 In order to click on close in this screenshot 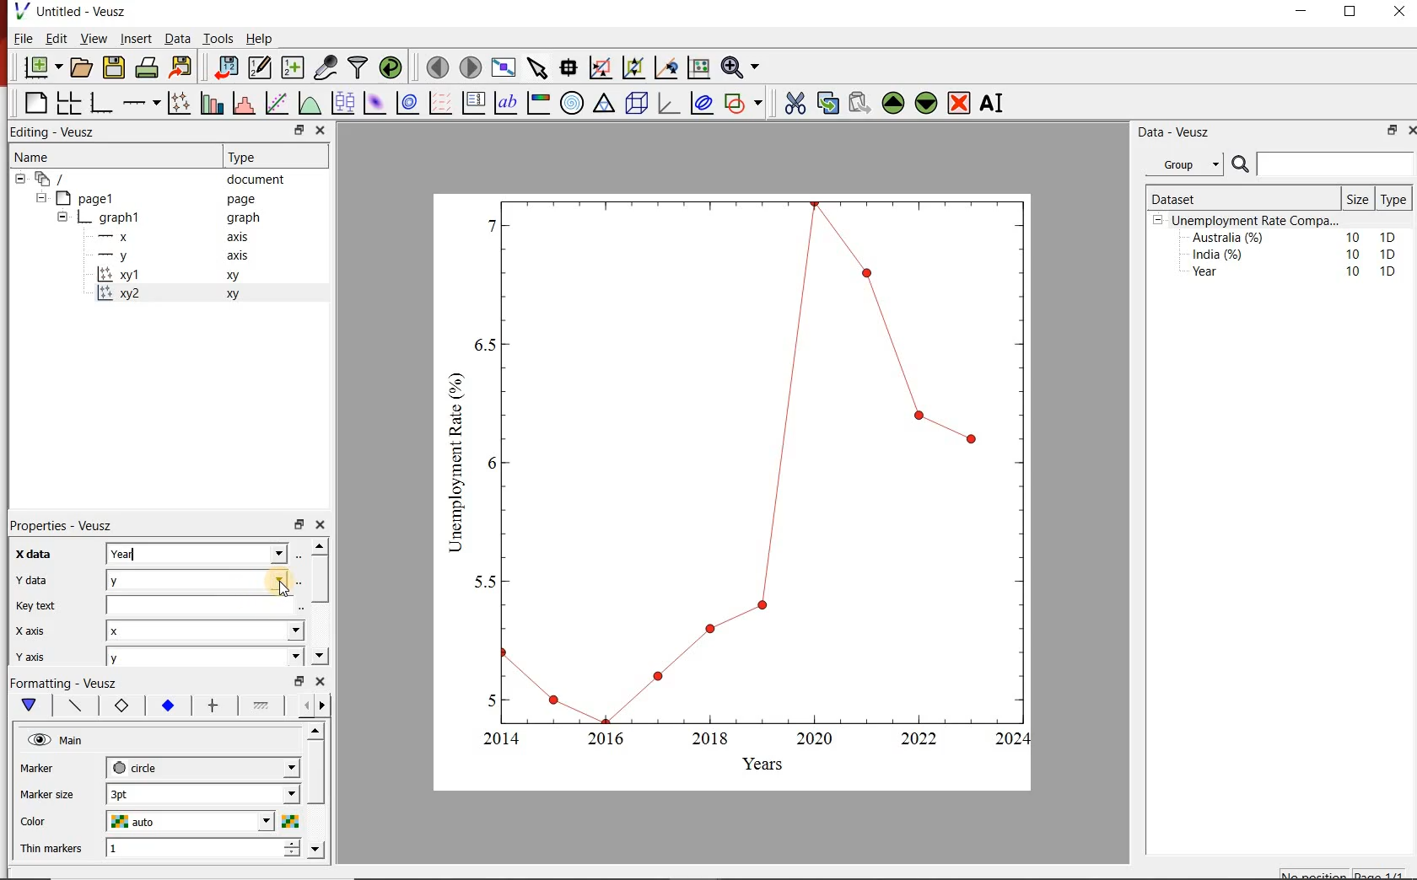, I will do `click(321, 681)`.